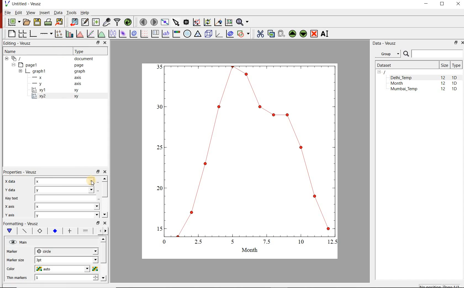  Describe the element at coordinates (80, 34) in the screenshot. I see `histogram of a dataset` at that location.